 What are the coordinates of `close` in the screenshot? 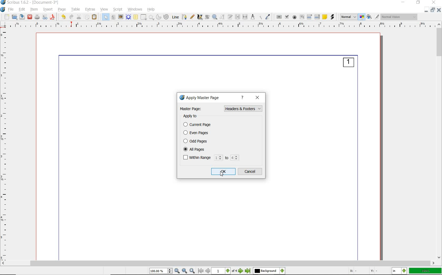 It's located at (30, 17).